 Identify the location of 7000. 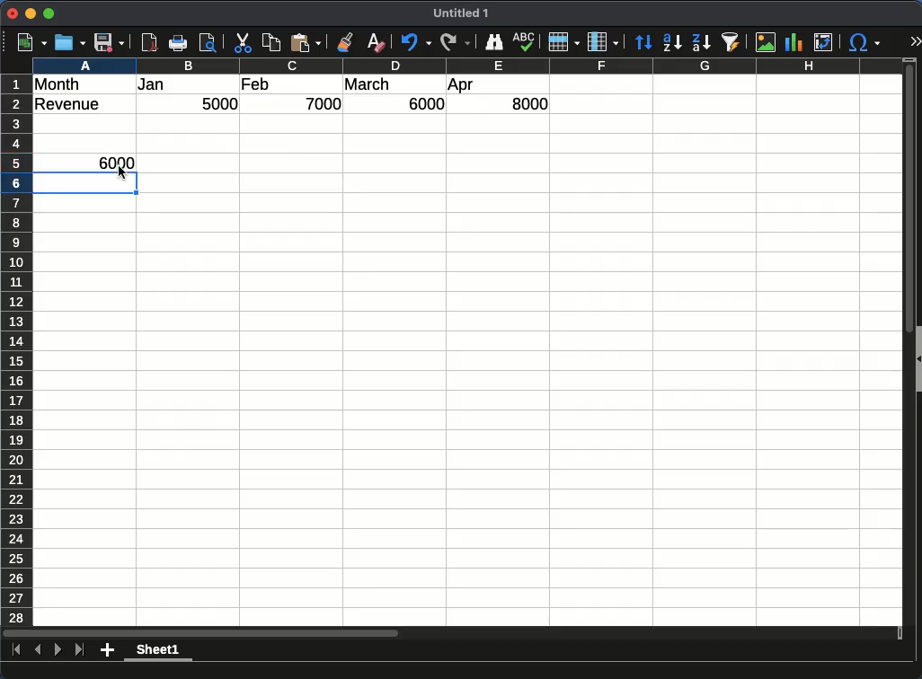
(324, 103).